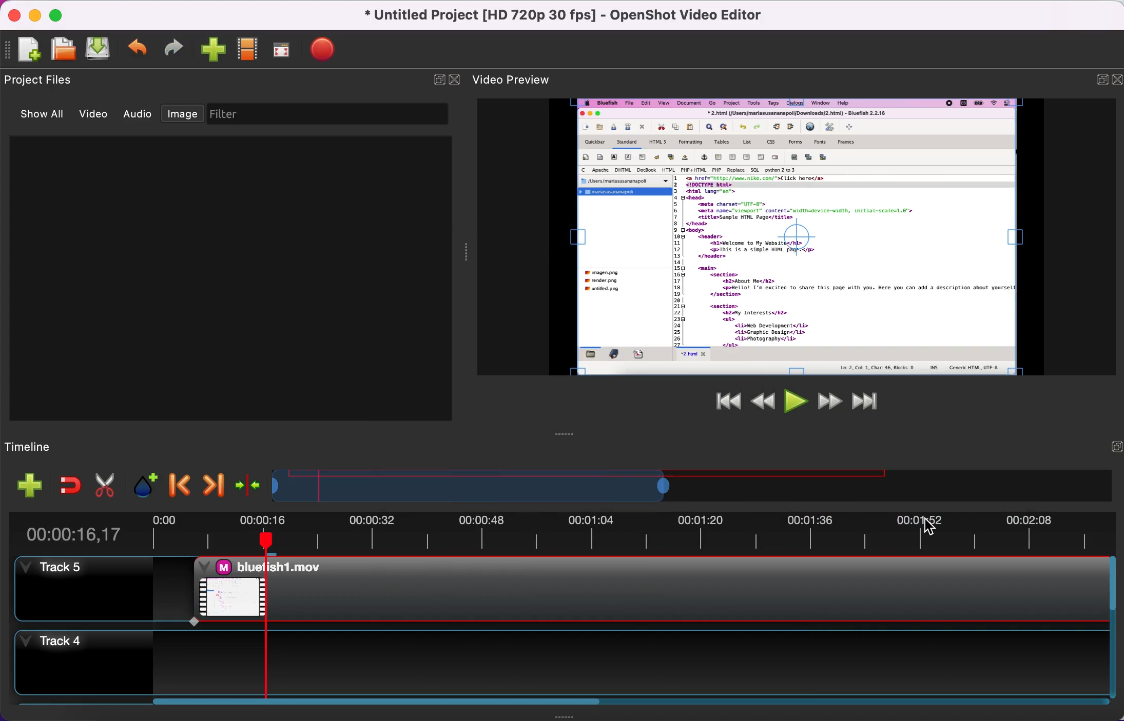  I want to click on add marker, so click(141, 482).